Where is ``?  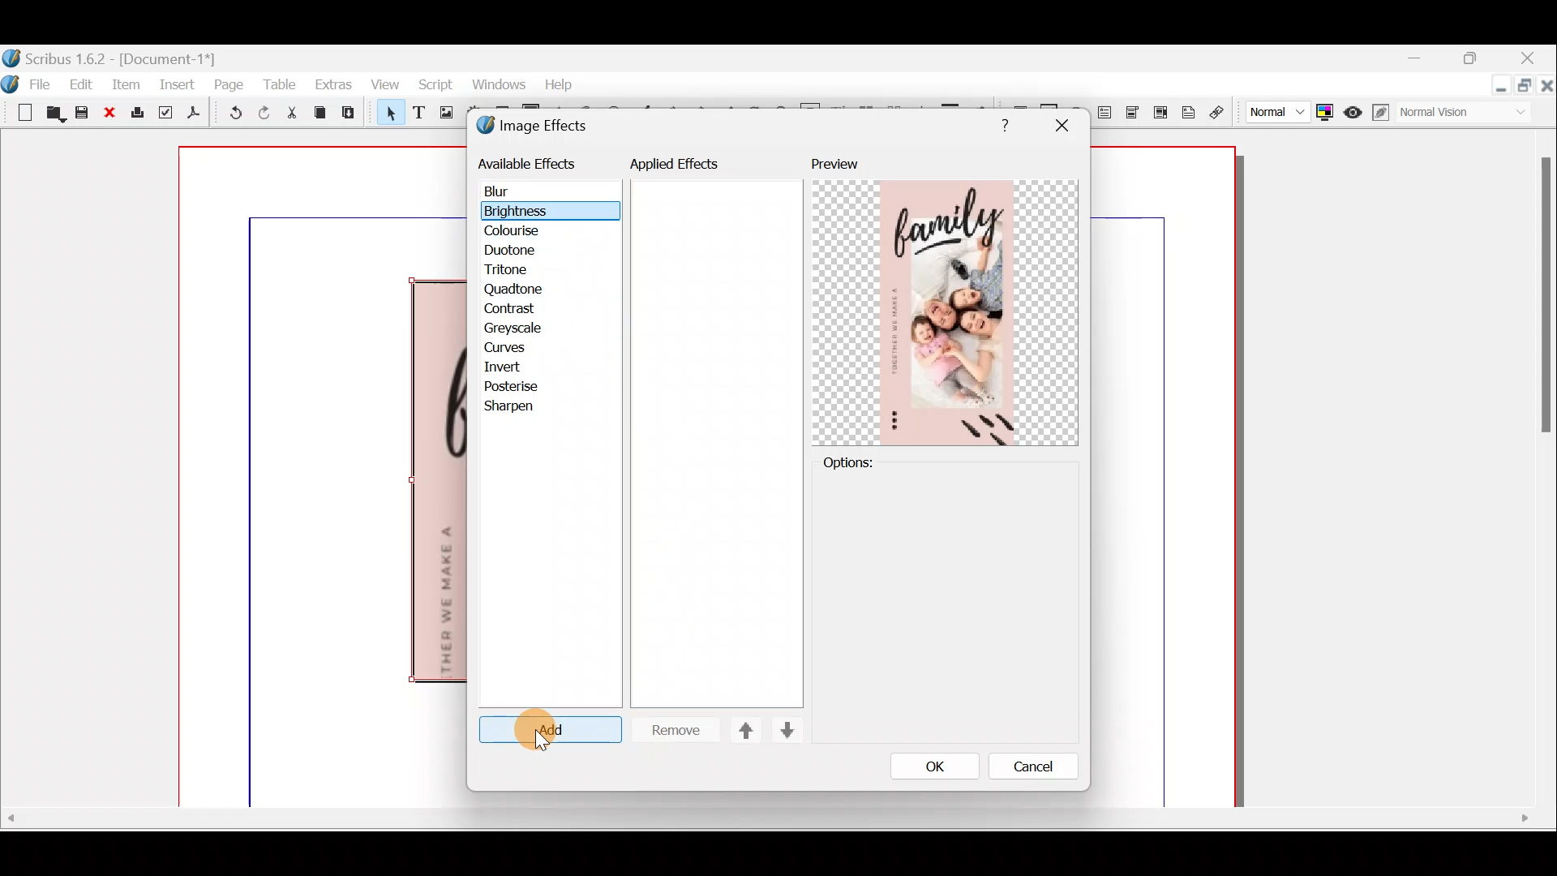  is located at coordinates (765, 818).